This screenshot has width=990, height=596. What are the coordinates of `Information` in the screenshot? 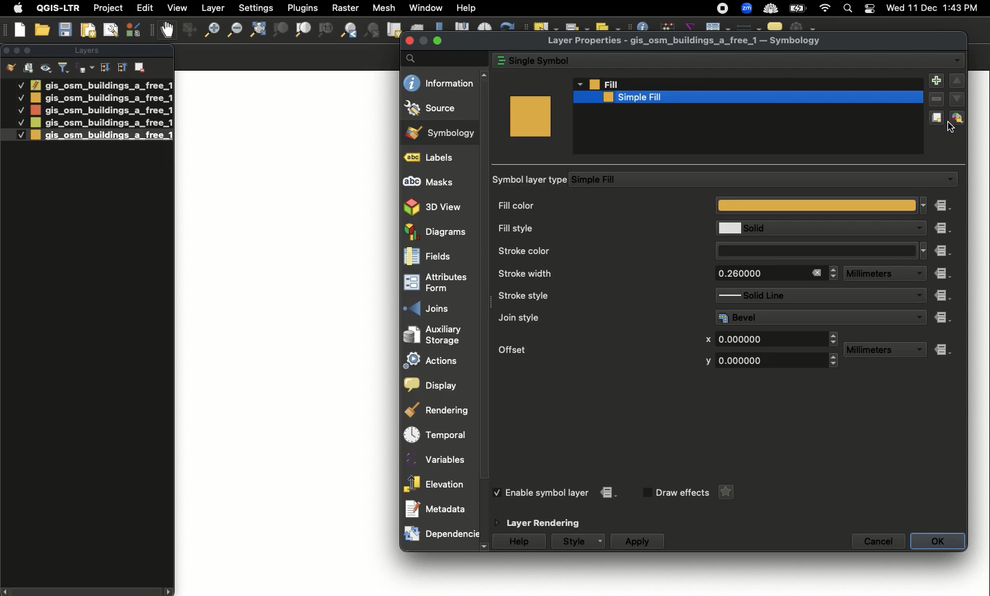 It's located at (439, 82).